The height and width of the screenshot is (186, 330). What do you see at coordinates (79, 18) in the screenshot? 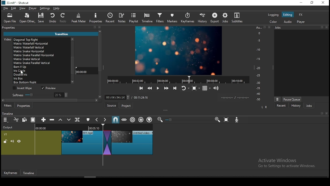
I see `peak meter` at bounding box center [79, 18].